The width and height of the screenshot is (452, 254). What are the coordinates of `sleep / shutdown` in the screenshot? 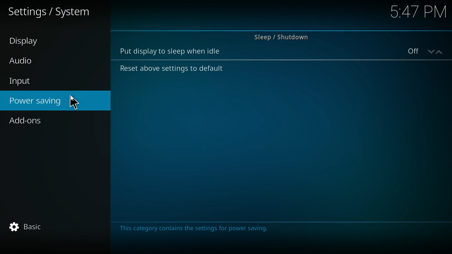 It's located at (281, 35).